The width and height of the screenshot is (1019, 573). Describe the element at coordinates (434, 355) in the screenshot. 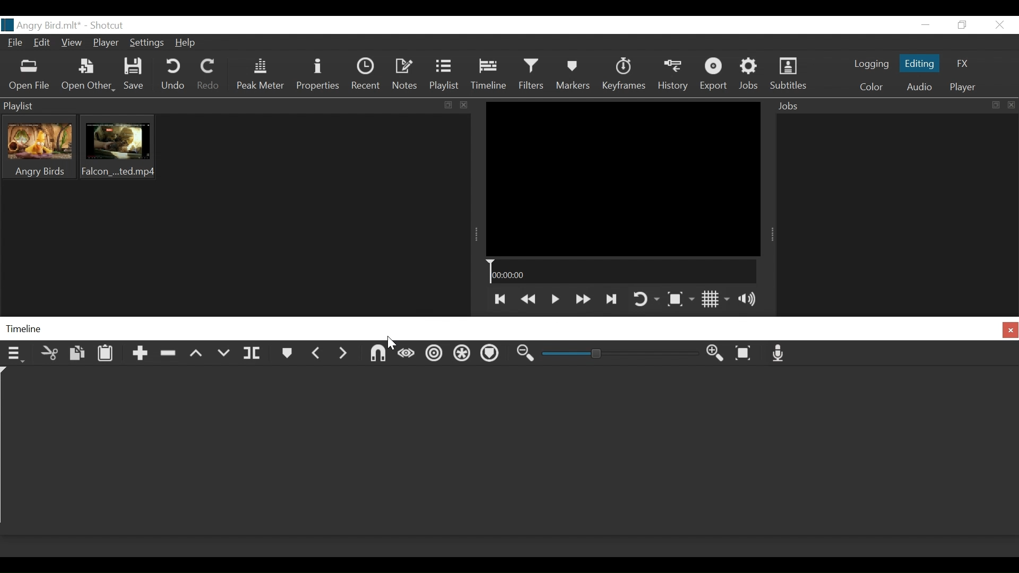

I see `Ripple ` at that location.